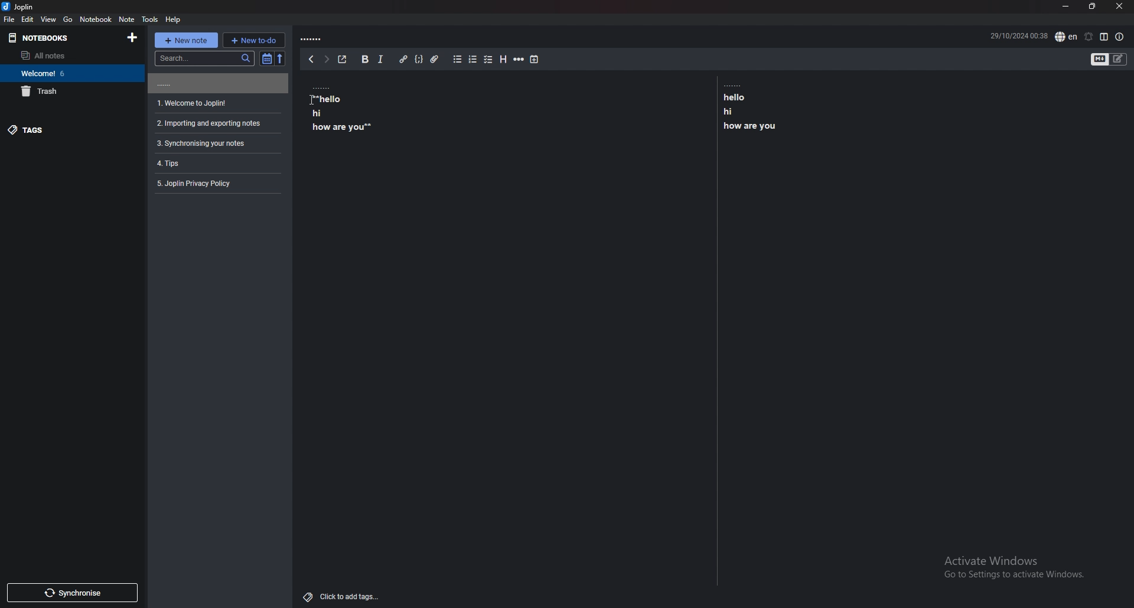  Describe the element at coordinates (216, 83) in the screenshot. I see `note` at that location.